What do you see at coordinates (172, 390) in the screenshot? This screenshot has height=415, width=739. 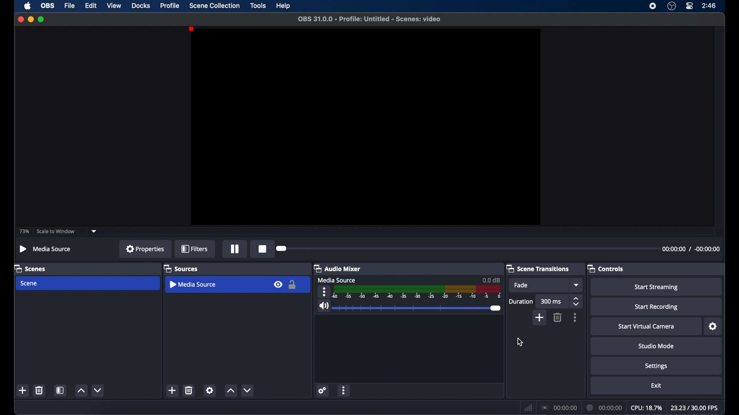 I see `add` at bounding box center [172, 390].